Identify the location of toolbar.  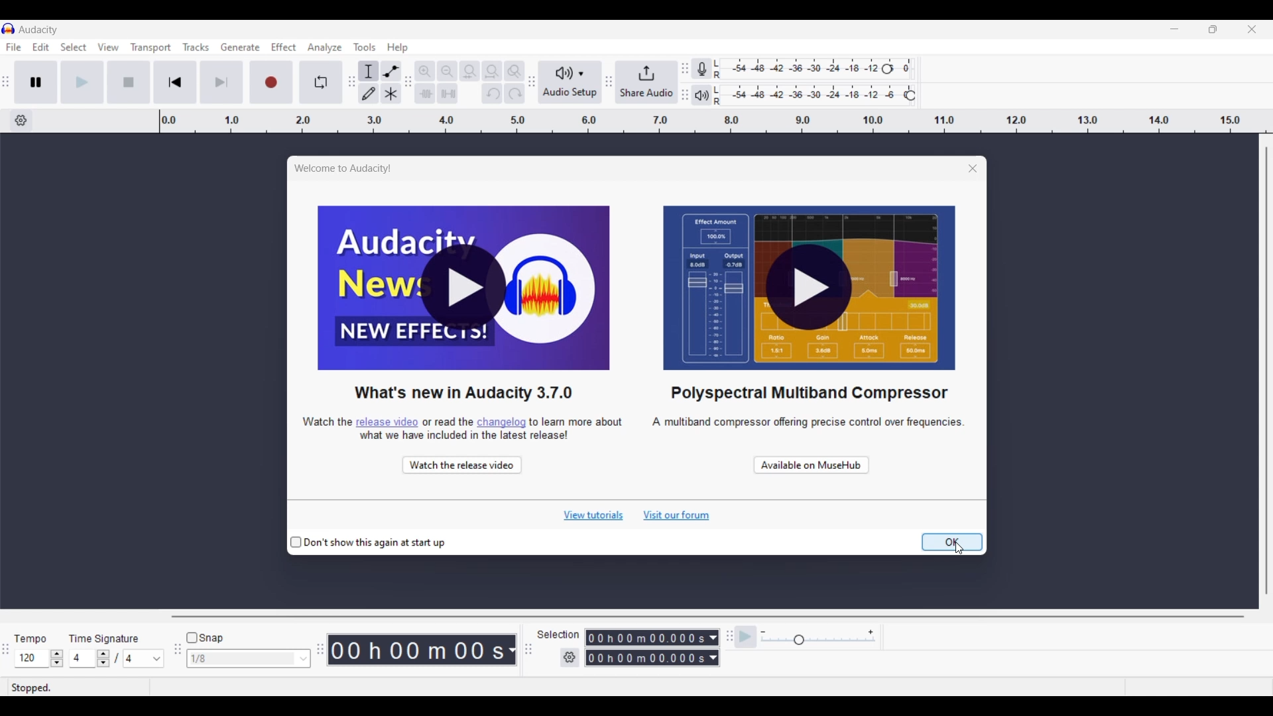
(8, 650).